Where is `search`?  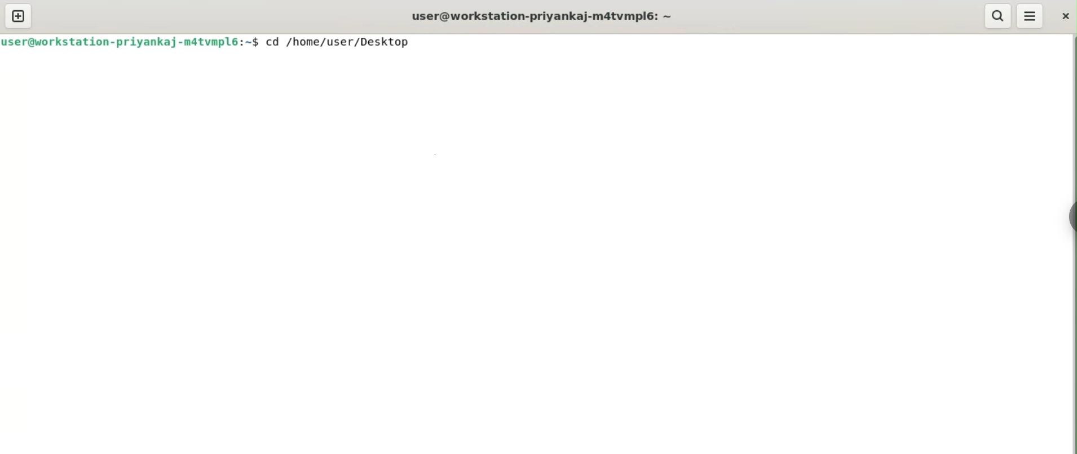
search is located at coordinates (997, 16).